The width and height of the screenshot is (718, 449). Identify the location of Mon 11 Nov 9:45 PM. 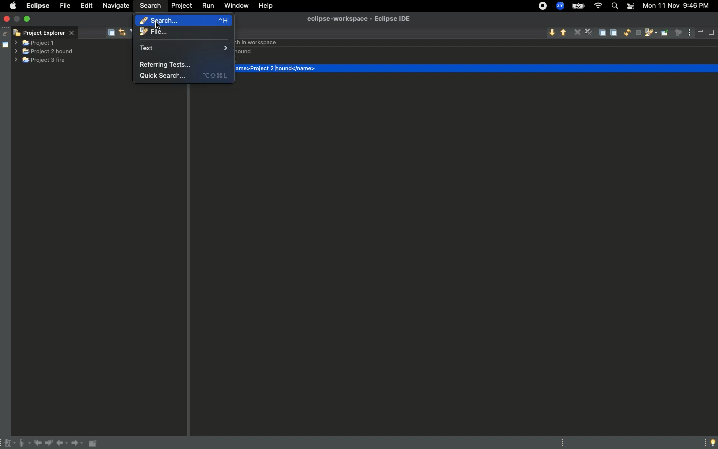
(679, 5).